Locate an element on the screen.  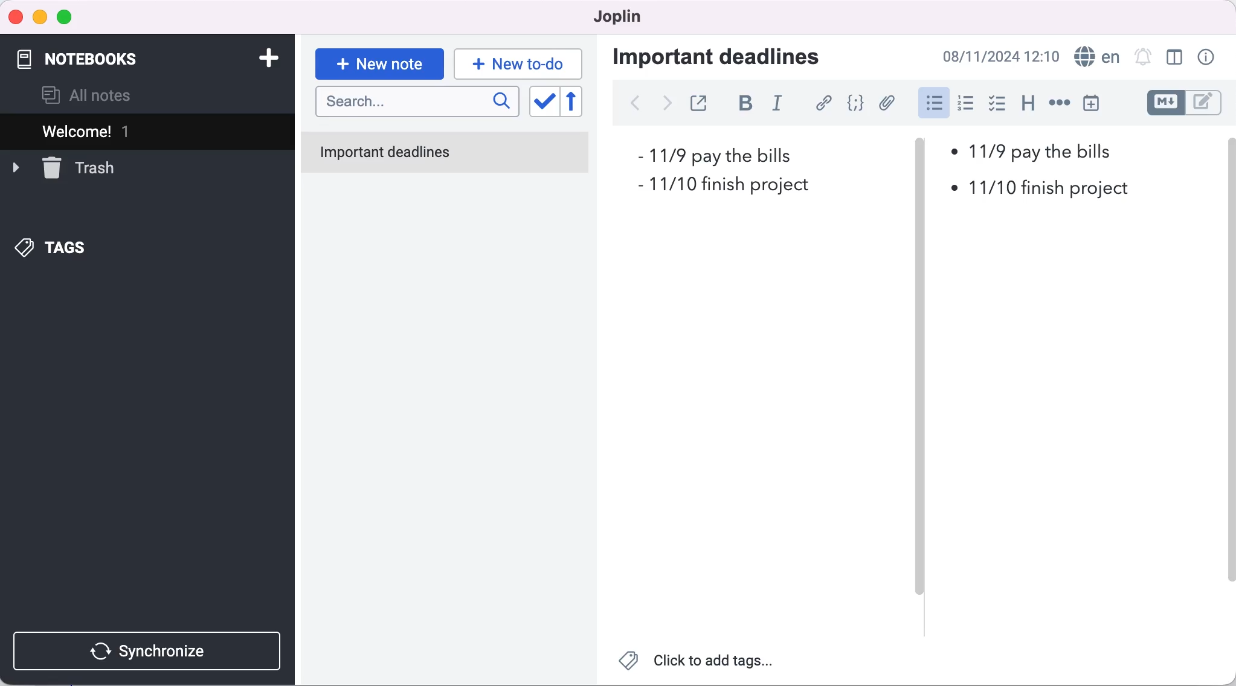
hyperlink is located at coordinates (820, 104).